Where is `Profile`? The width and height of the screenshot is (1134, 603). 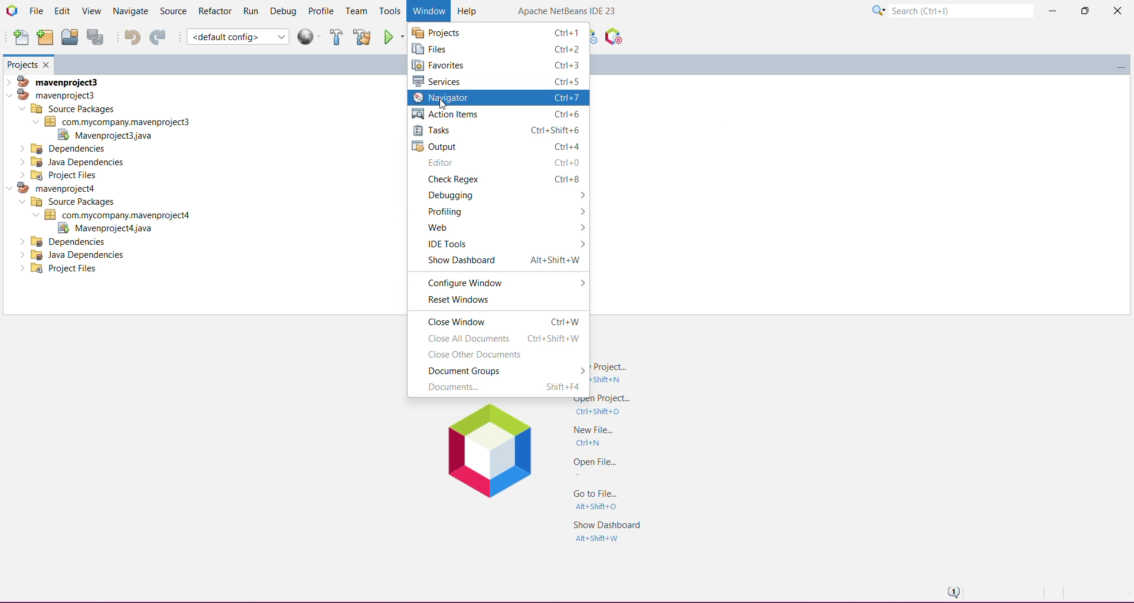
Profile is located at coordinates (322, 11).